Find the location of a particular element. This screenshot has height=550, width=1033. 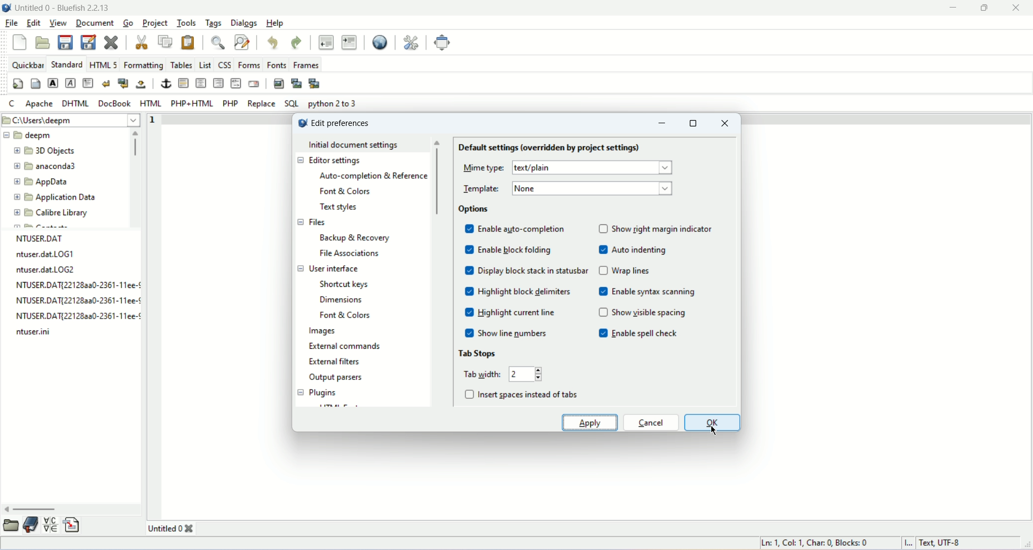

ntuser.ini is located at coordinates (38, 333).